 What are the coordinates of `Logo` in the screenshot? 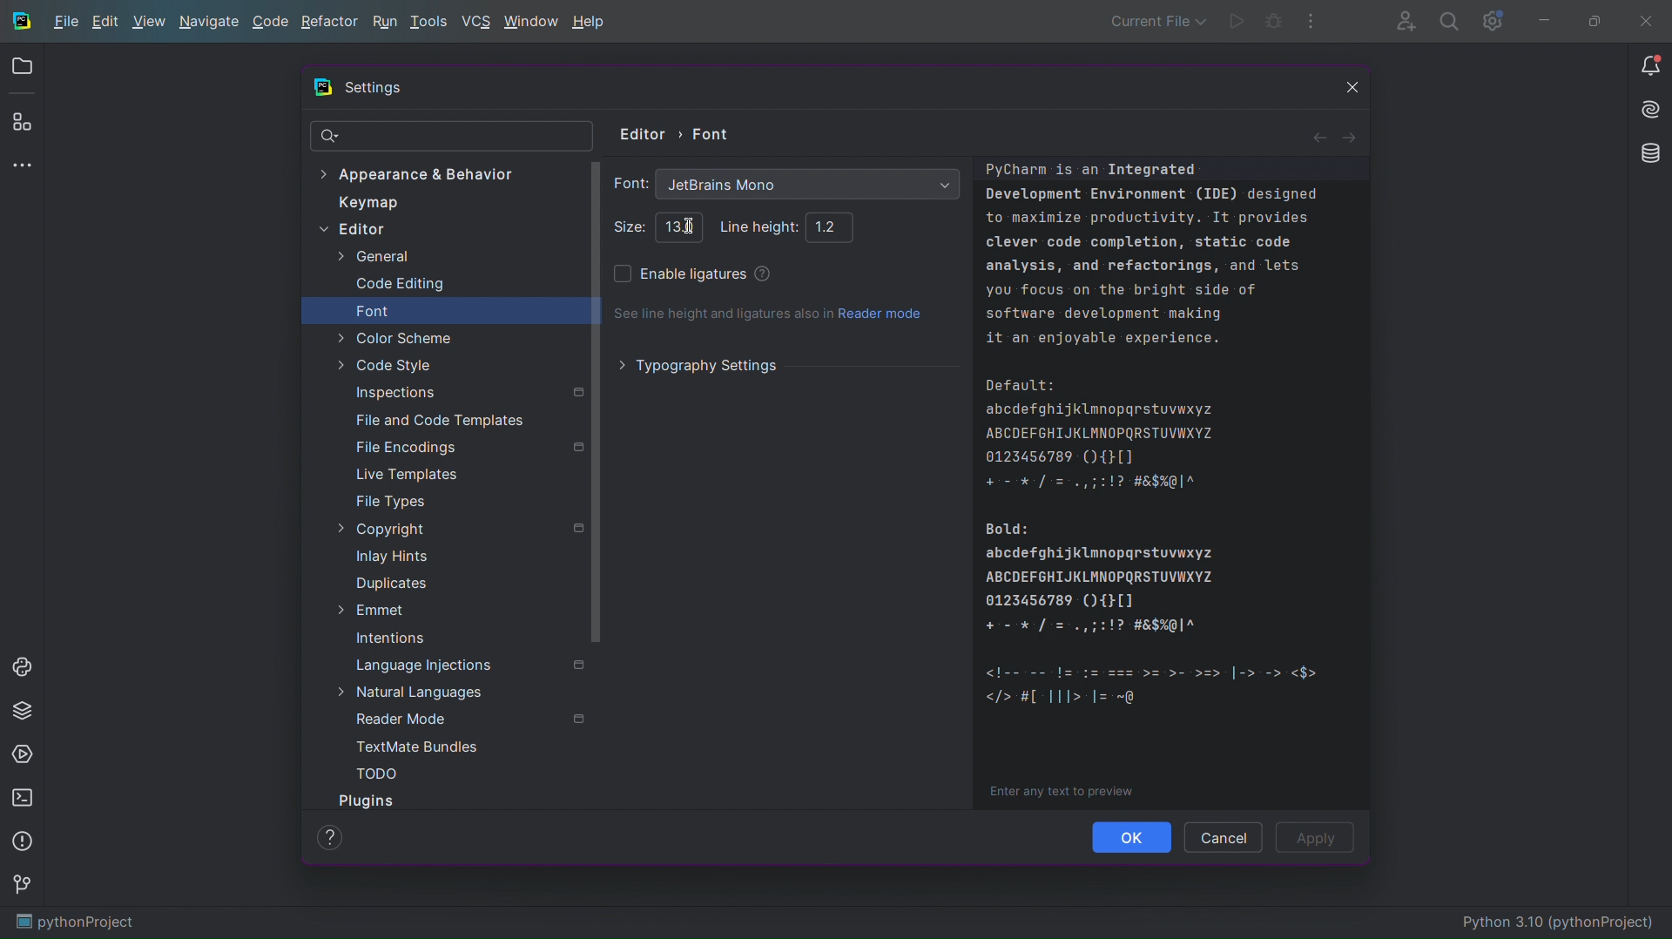 It's located at (21, 20).